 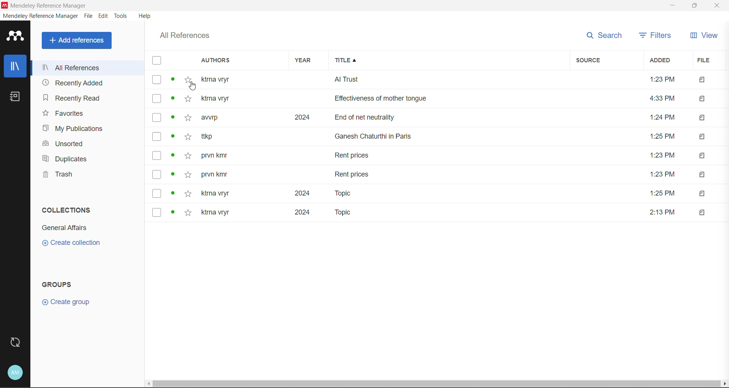 What do you see at coordinates (440, 194) in the screenshot?
I see `ktrna vryr 2024 Topic 1:25 PM` at bounding box center [440, 194].